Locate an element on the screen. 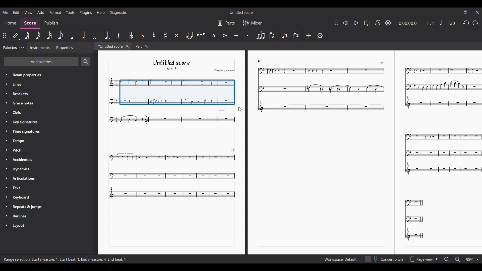  Pitch is located at coordinates (21, 150).